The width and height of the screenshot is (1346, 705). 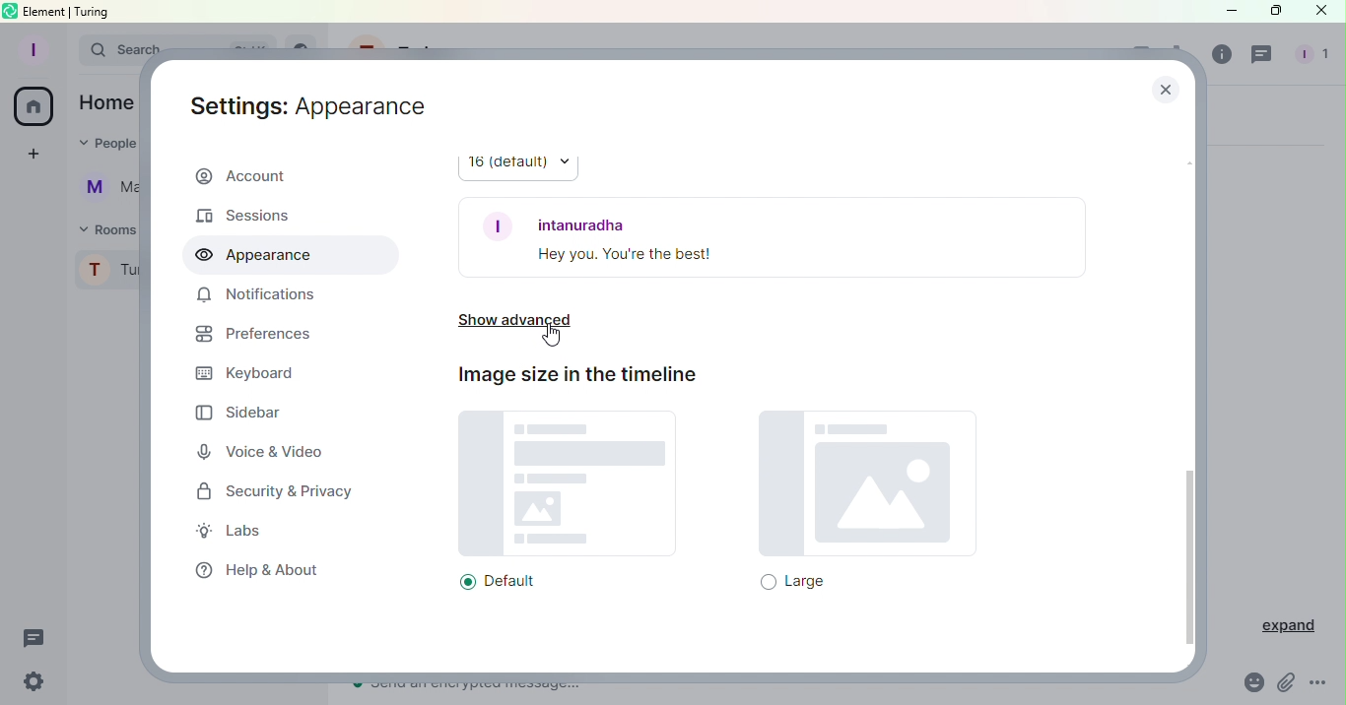 I want to click on Labs, so click(x=233, y=531).